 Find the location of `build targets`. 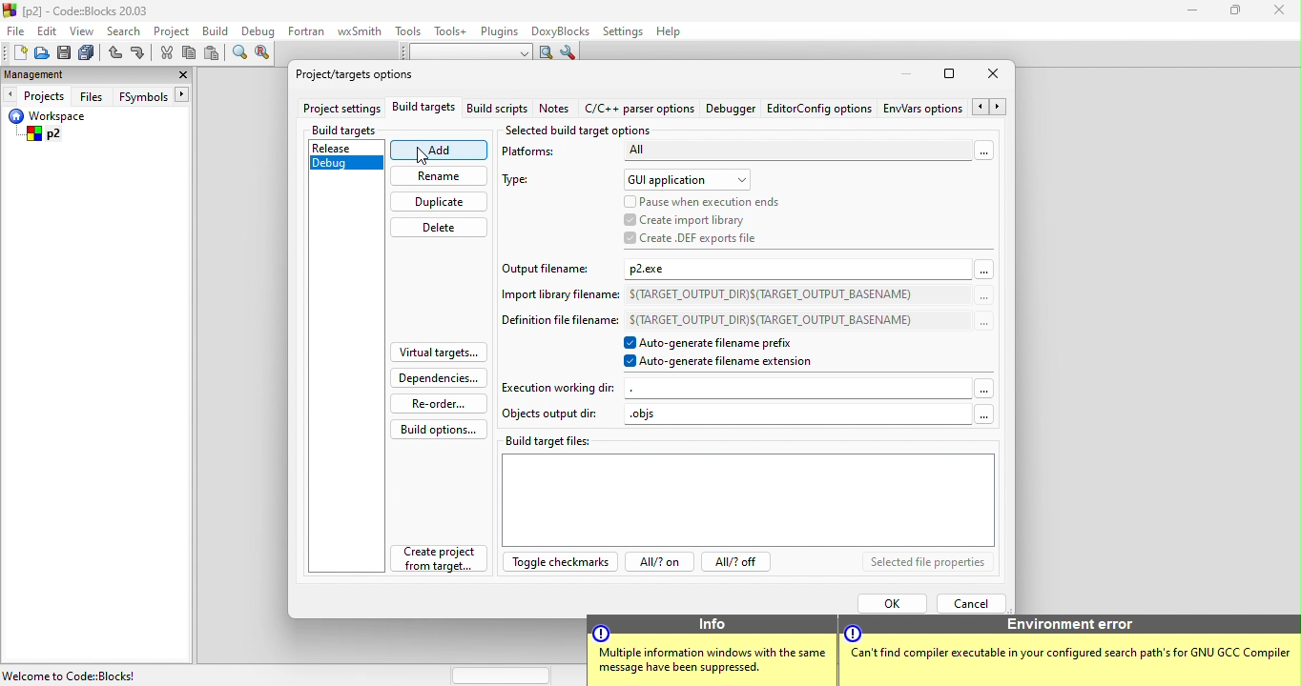

build targets is located at coordinates (360, 128).